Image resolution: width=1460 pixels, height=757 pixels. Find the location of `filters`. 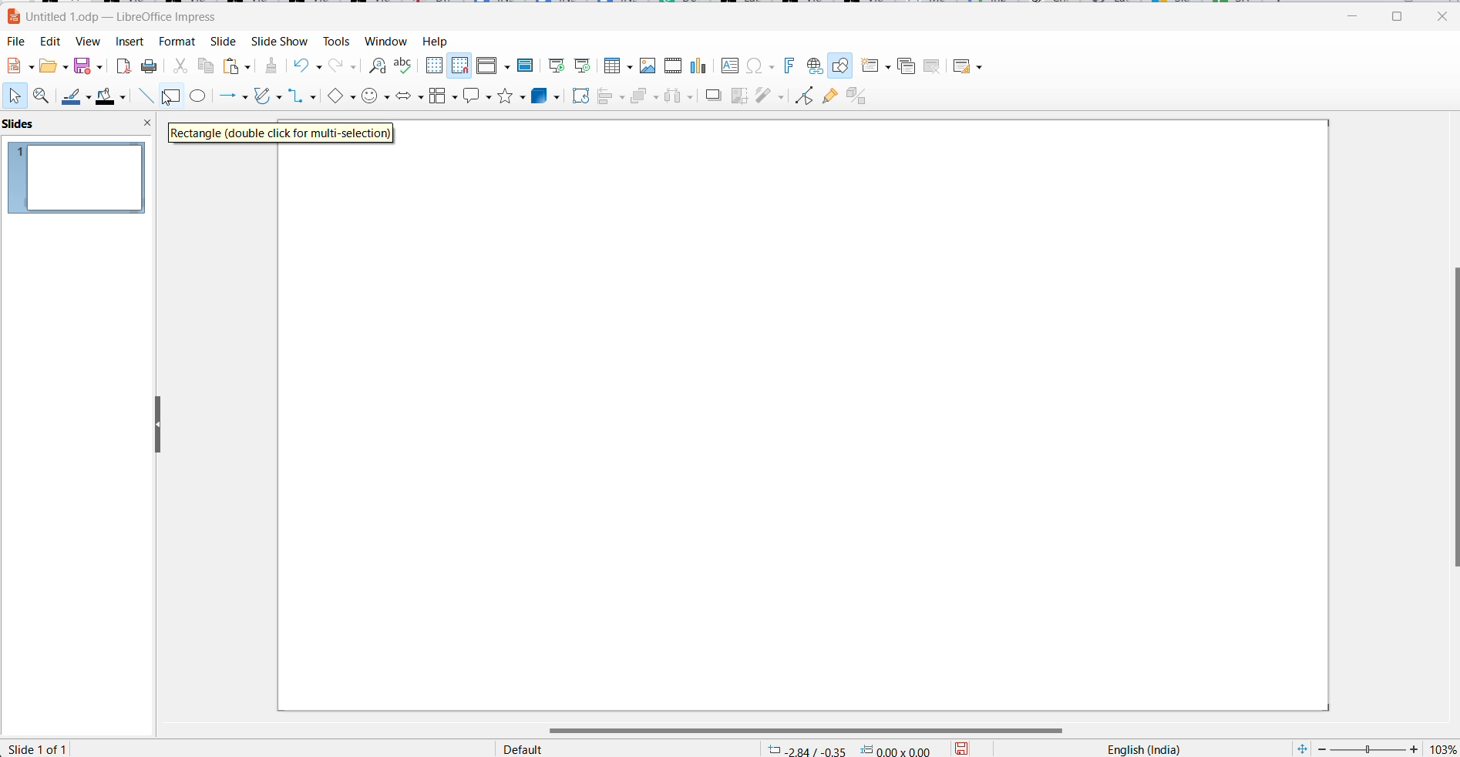

filters is located at coordinates (770, 95).